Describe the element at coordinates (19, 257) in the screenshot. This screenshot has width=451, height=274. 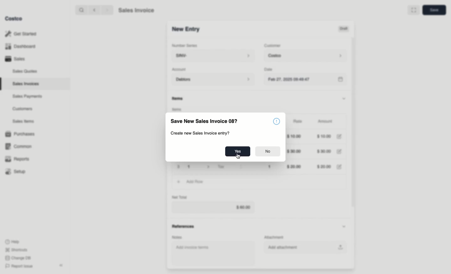
I see `Change DB` at that location.